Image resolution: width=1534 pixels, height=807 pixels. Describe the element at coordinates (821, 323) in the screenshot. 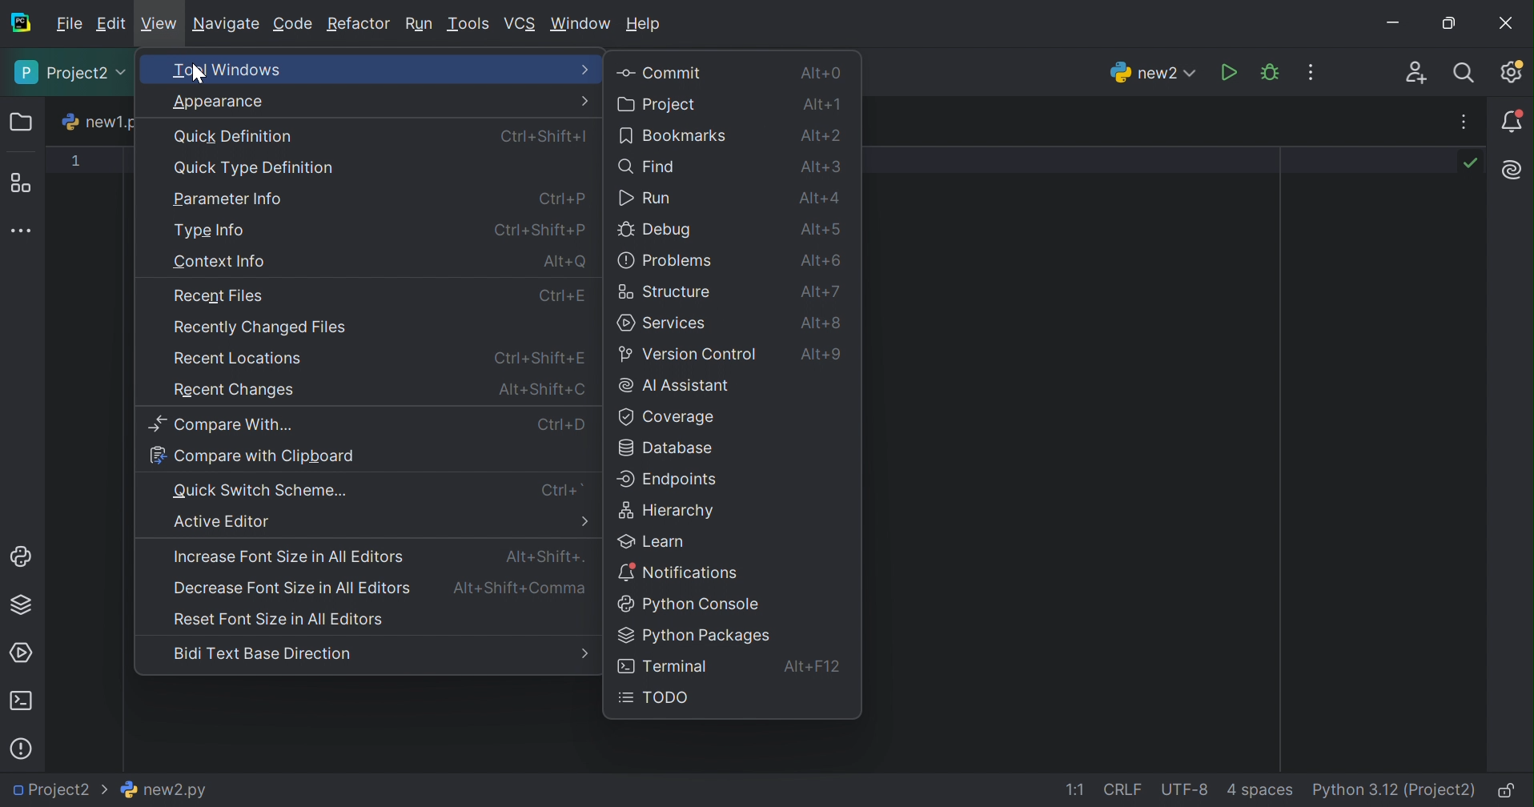

I see `Alt+8` at that location.